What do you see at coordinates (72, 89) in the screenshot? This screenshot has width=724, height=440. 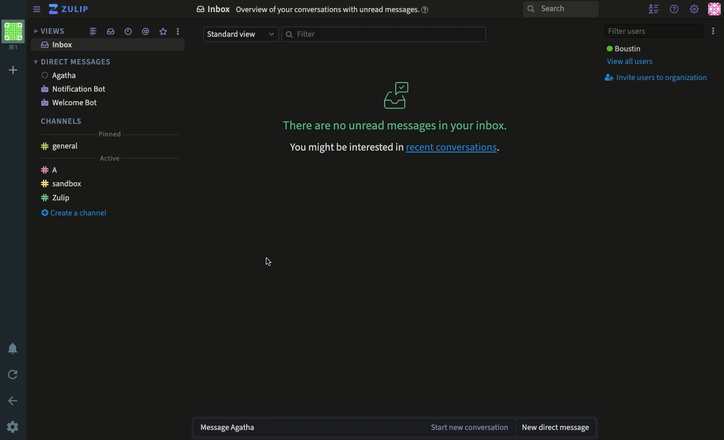 I see `Notification bot` at bounding box center [72, 89].